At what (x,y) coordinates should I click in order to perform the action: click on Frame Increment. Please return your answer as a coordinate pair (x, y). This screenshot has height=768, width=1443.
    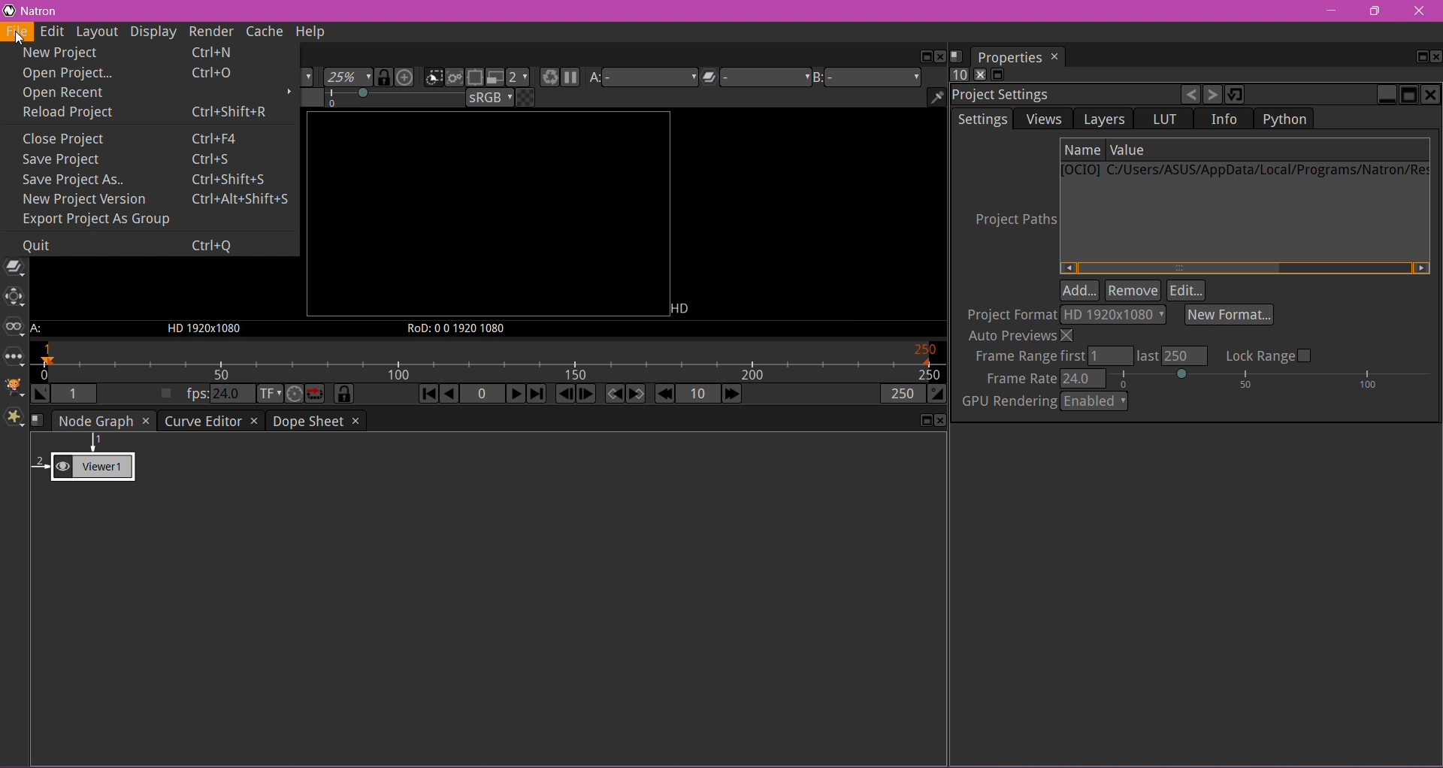
    Looking at the image, I should click on (697, 395).